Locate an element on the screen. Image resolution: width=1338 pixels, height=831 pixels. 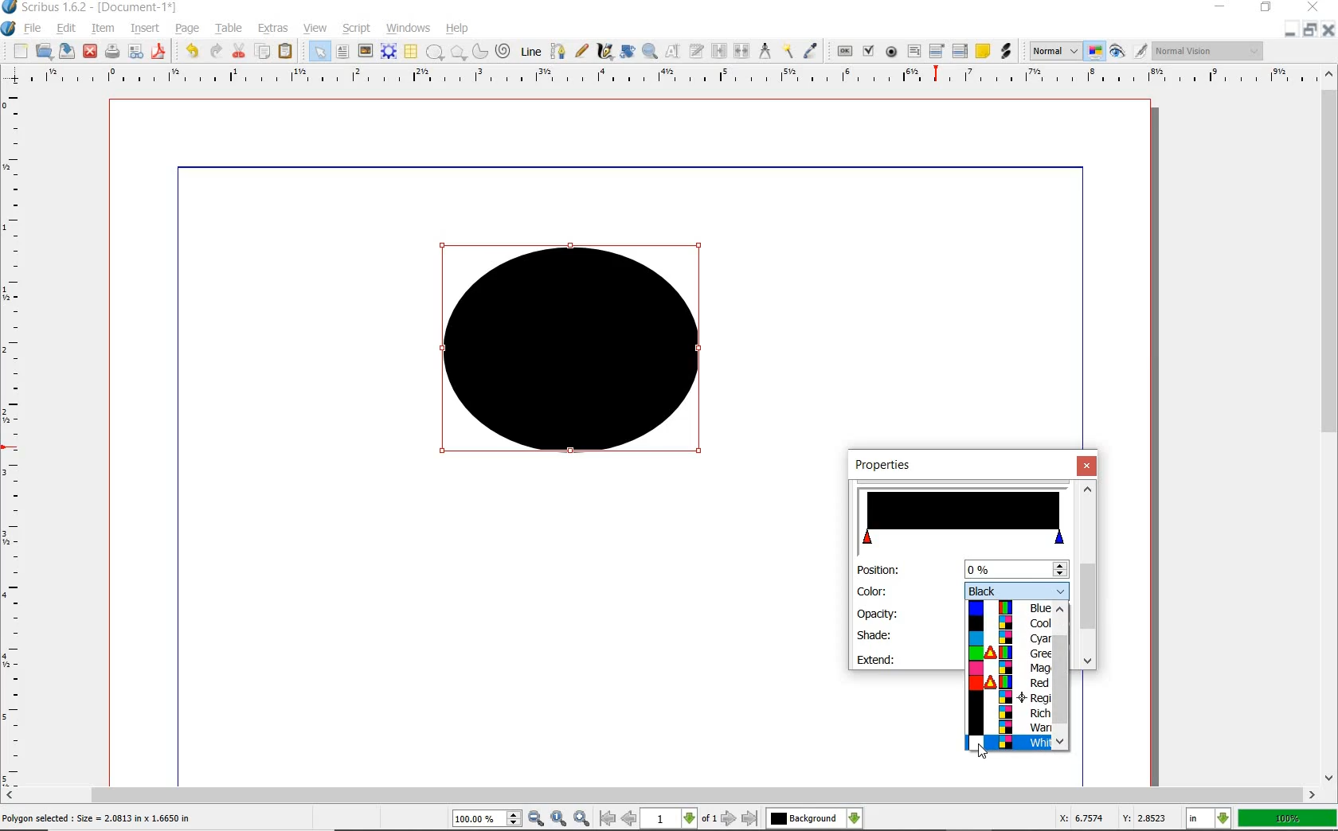
EXTRAS is located at coordinates (273, 29).